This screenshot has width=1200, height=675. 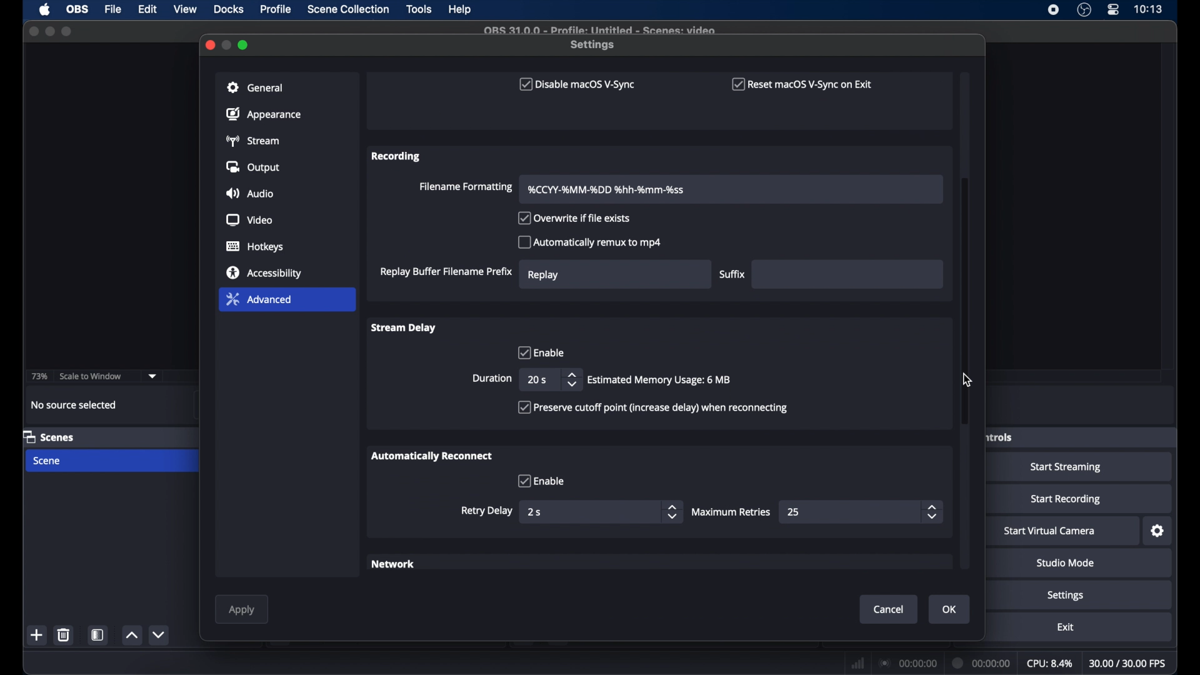 I want to click on 20 s, so click(x=536, y=379).